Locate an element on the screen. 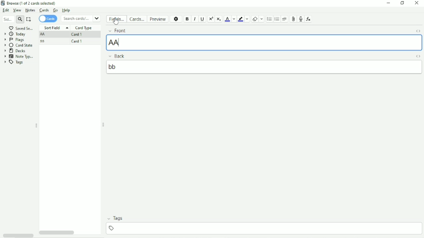  Resize is located at coordinates (36, 126).